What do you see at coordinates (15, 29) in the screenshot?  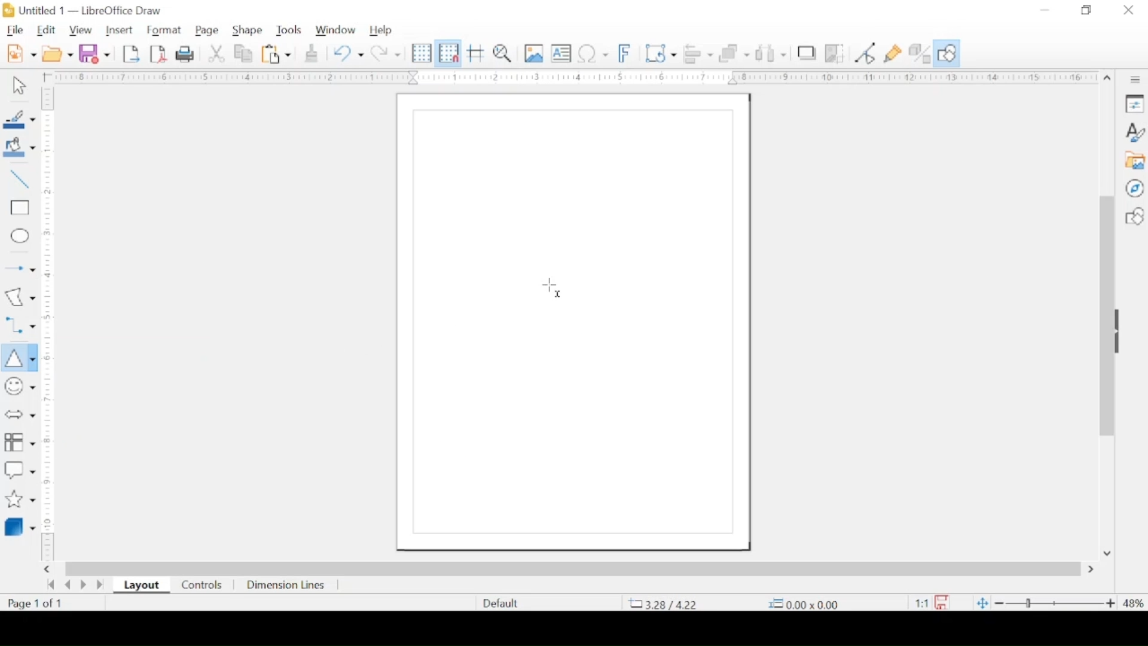 I see `file` at bounding box center [15, 29].